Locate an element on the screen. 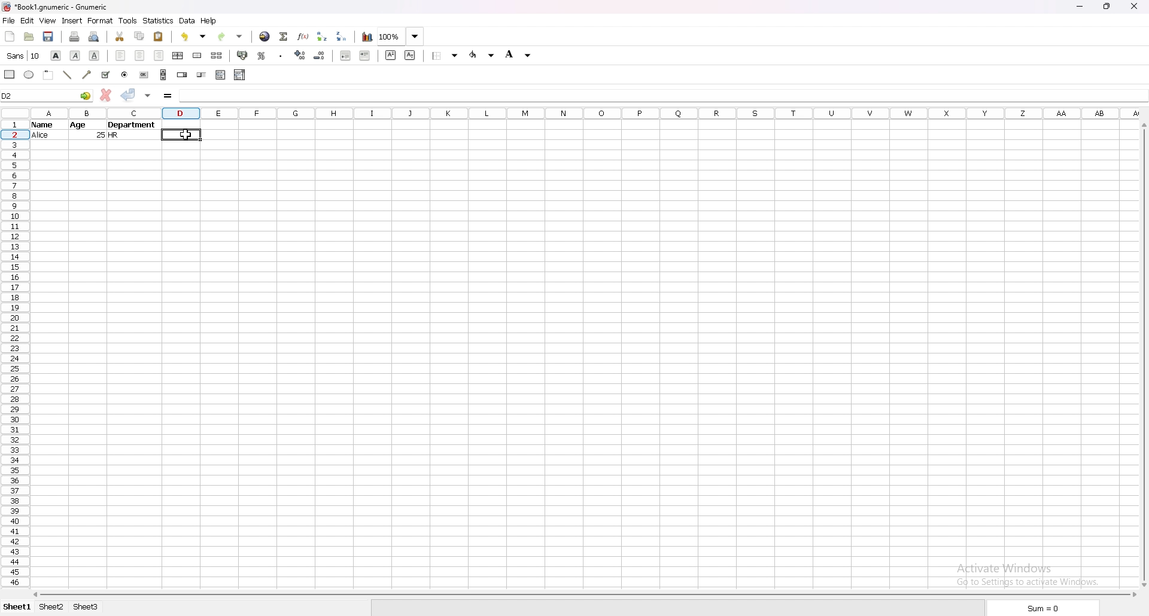 Image resolution: width=1149 pixels, height=616 pixels. open is located at coordinates (29, 37).